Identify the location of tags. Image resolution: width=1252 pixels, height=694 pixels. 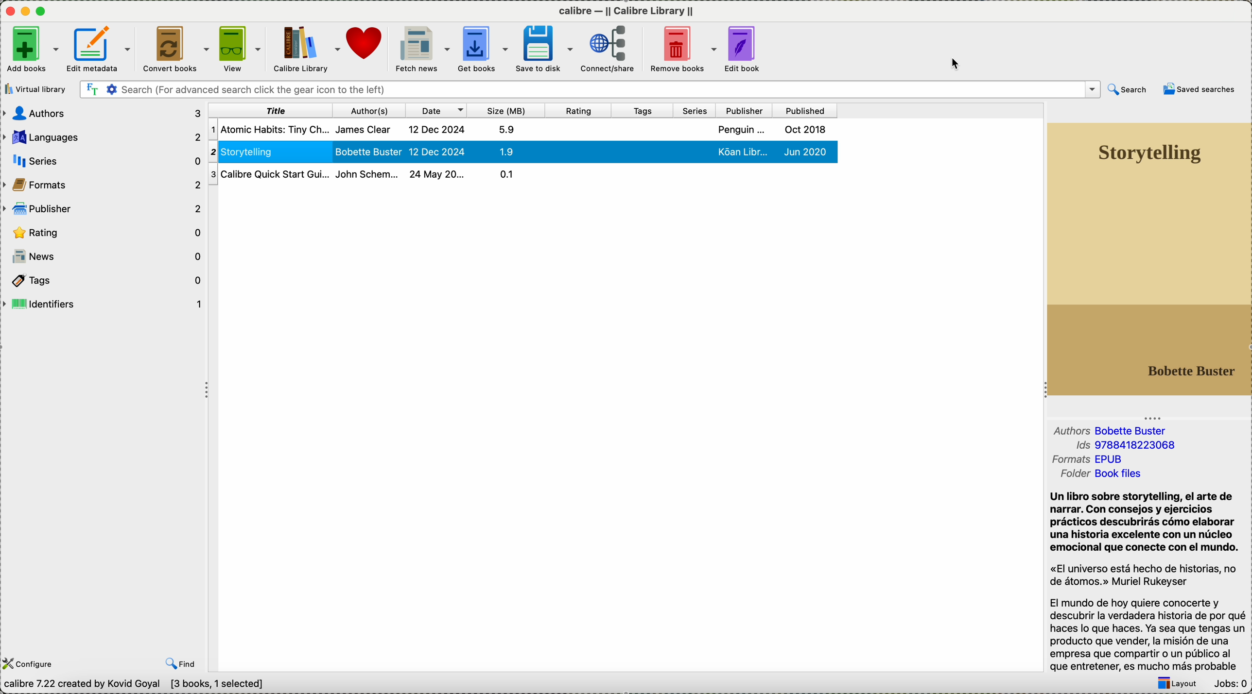
(644, 111).